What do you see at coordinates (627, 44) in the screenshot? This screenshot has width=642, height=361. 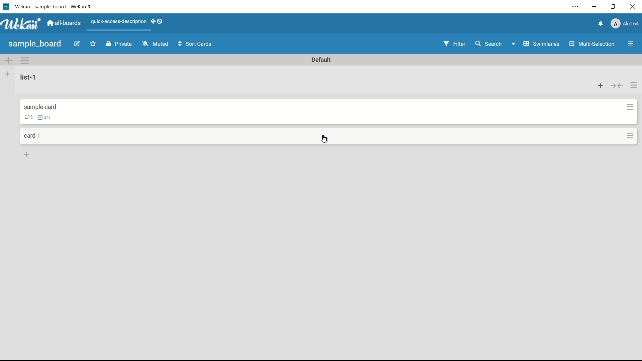 I see `open sidebar` at bounding box center [627, 44].